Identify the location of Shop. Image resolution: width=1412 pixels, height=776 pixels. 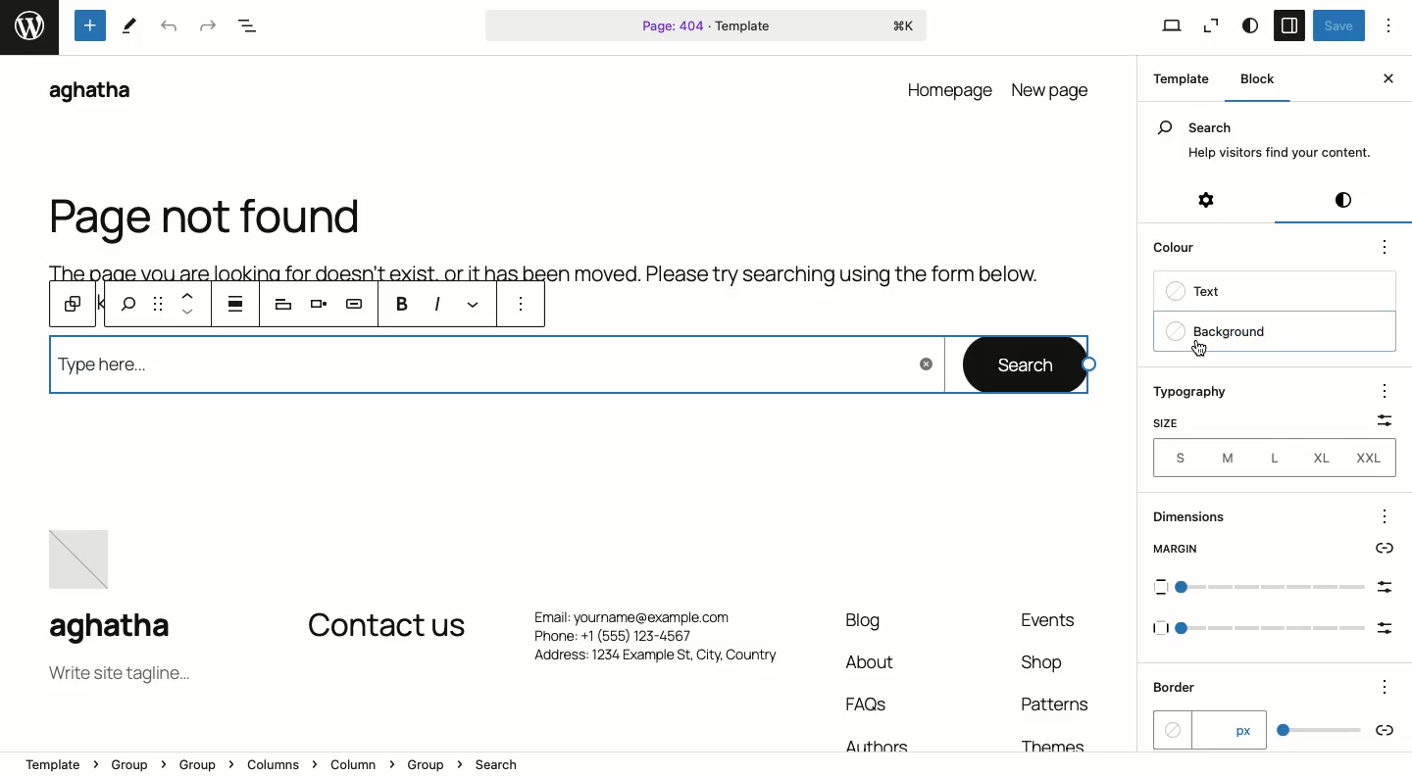
(1050, 663).